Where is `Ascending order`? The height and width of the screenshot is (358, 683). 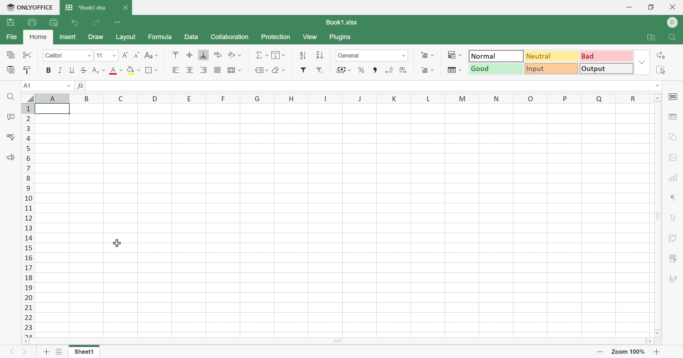 Ascending order is located at coordinates (301, 55).